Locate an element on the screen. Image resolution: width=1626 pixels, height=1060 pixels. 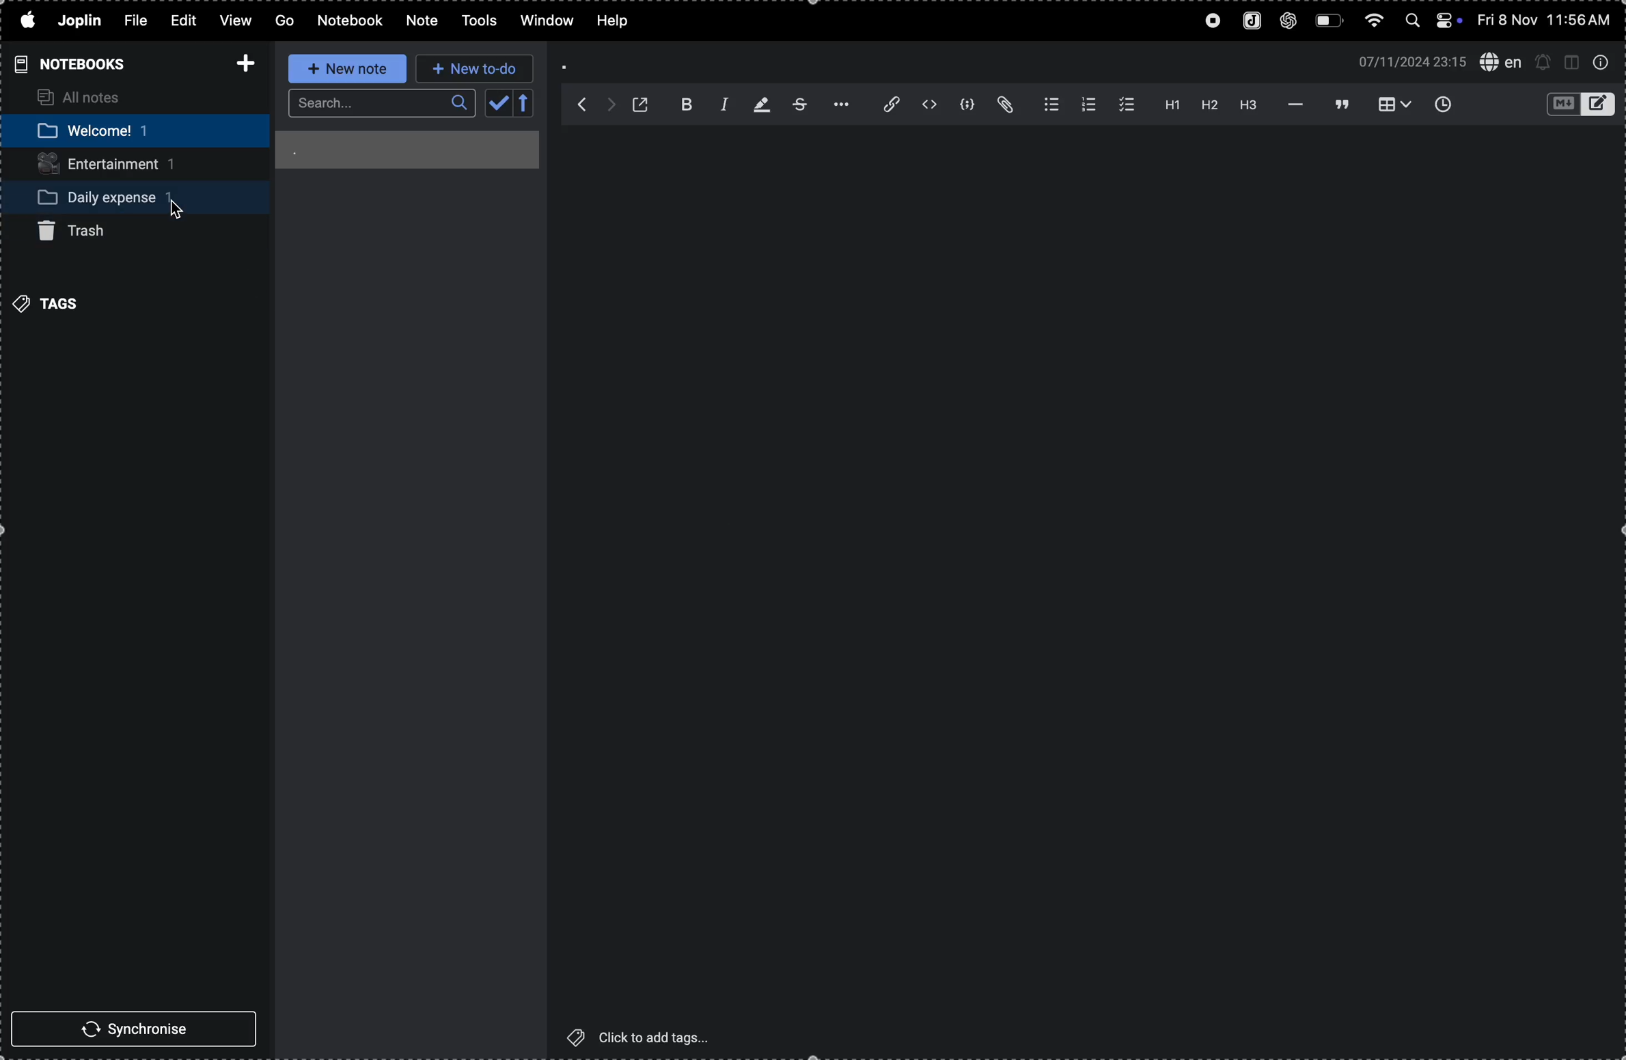
new to do is located at coordinates (475, 69).